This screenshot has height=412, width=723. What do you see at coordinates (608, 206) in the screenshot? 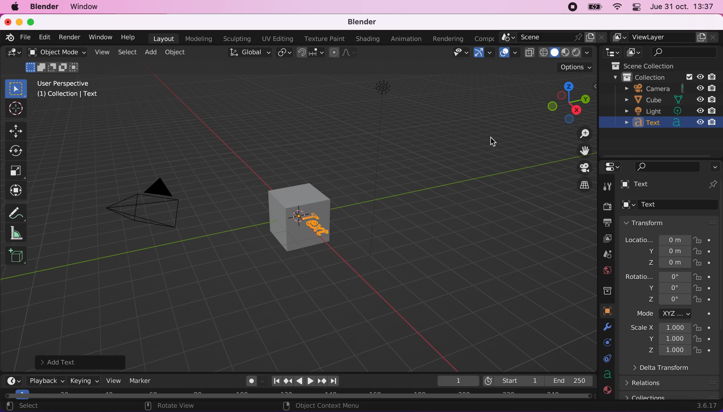
I see `render` at bounding box center [608, 206].